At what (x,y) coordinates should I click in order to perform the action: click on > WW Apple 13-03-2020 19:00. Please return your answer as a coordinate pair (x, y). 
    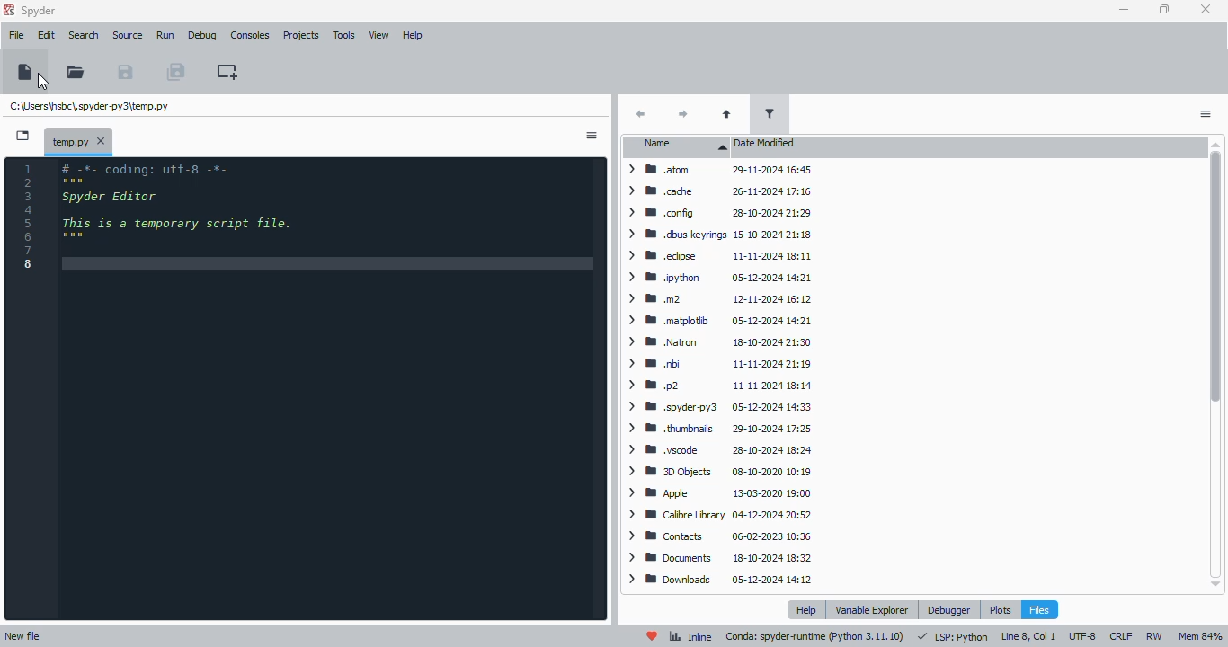
    Looking at the image, I should click on (716, 493).